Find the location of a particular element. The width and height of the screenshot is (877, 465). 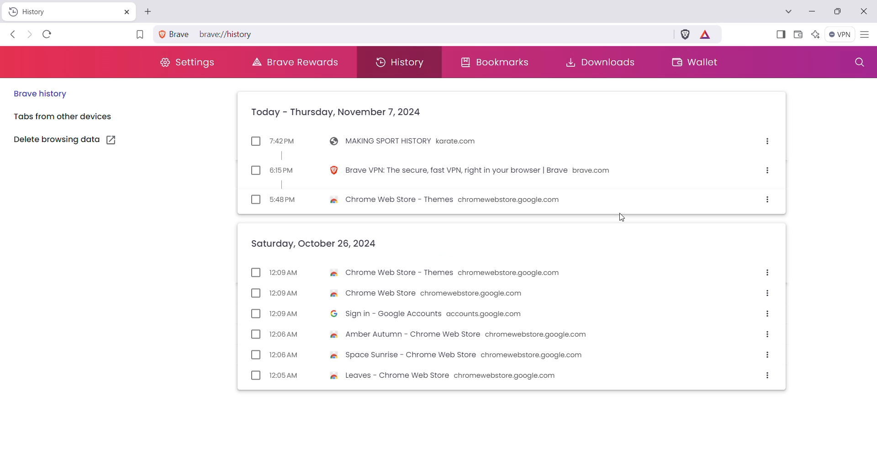

12:05 AM is located at coordinates (288, 379).